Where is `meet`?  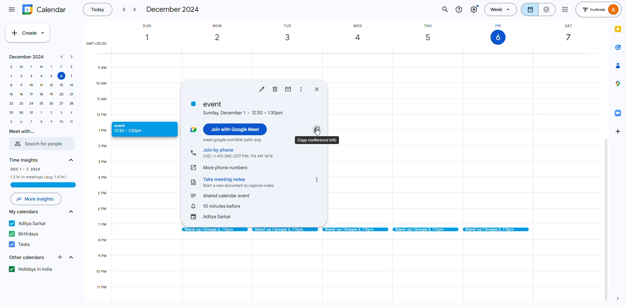 meet is located at coordinates (20, 132).